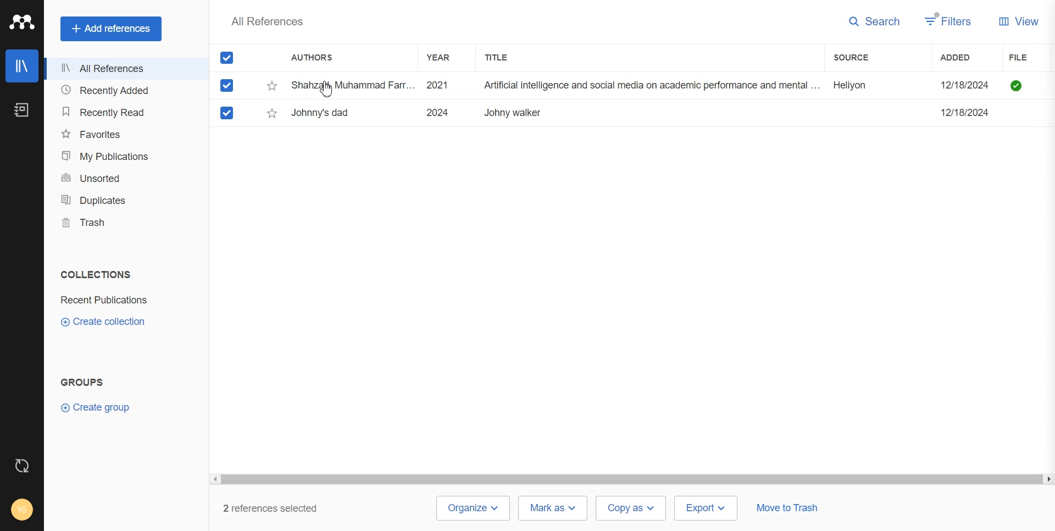 This screenshot has height=531, width=1055. I want to click on Favorites, so click(123, 133).